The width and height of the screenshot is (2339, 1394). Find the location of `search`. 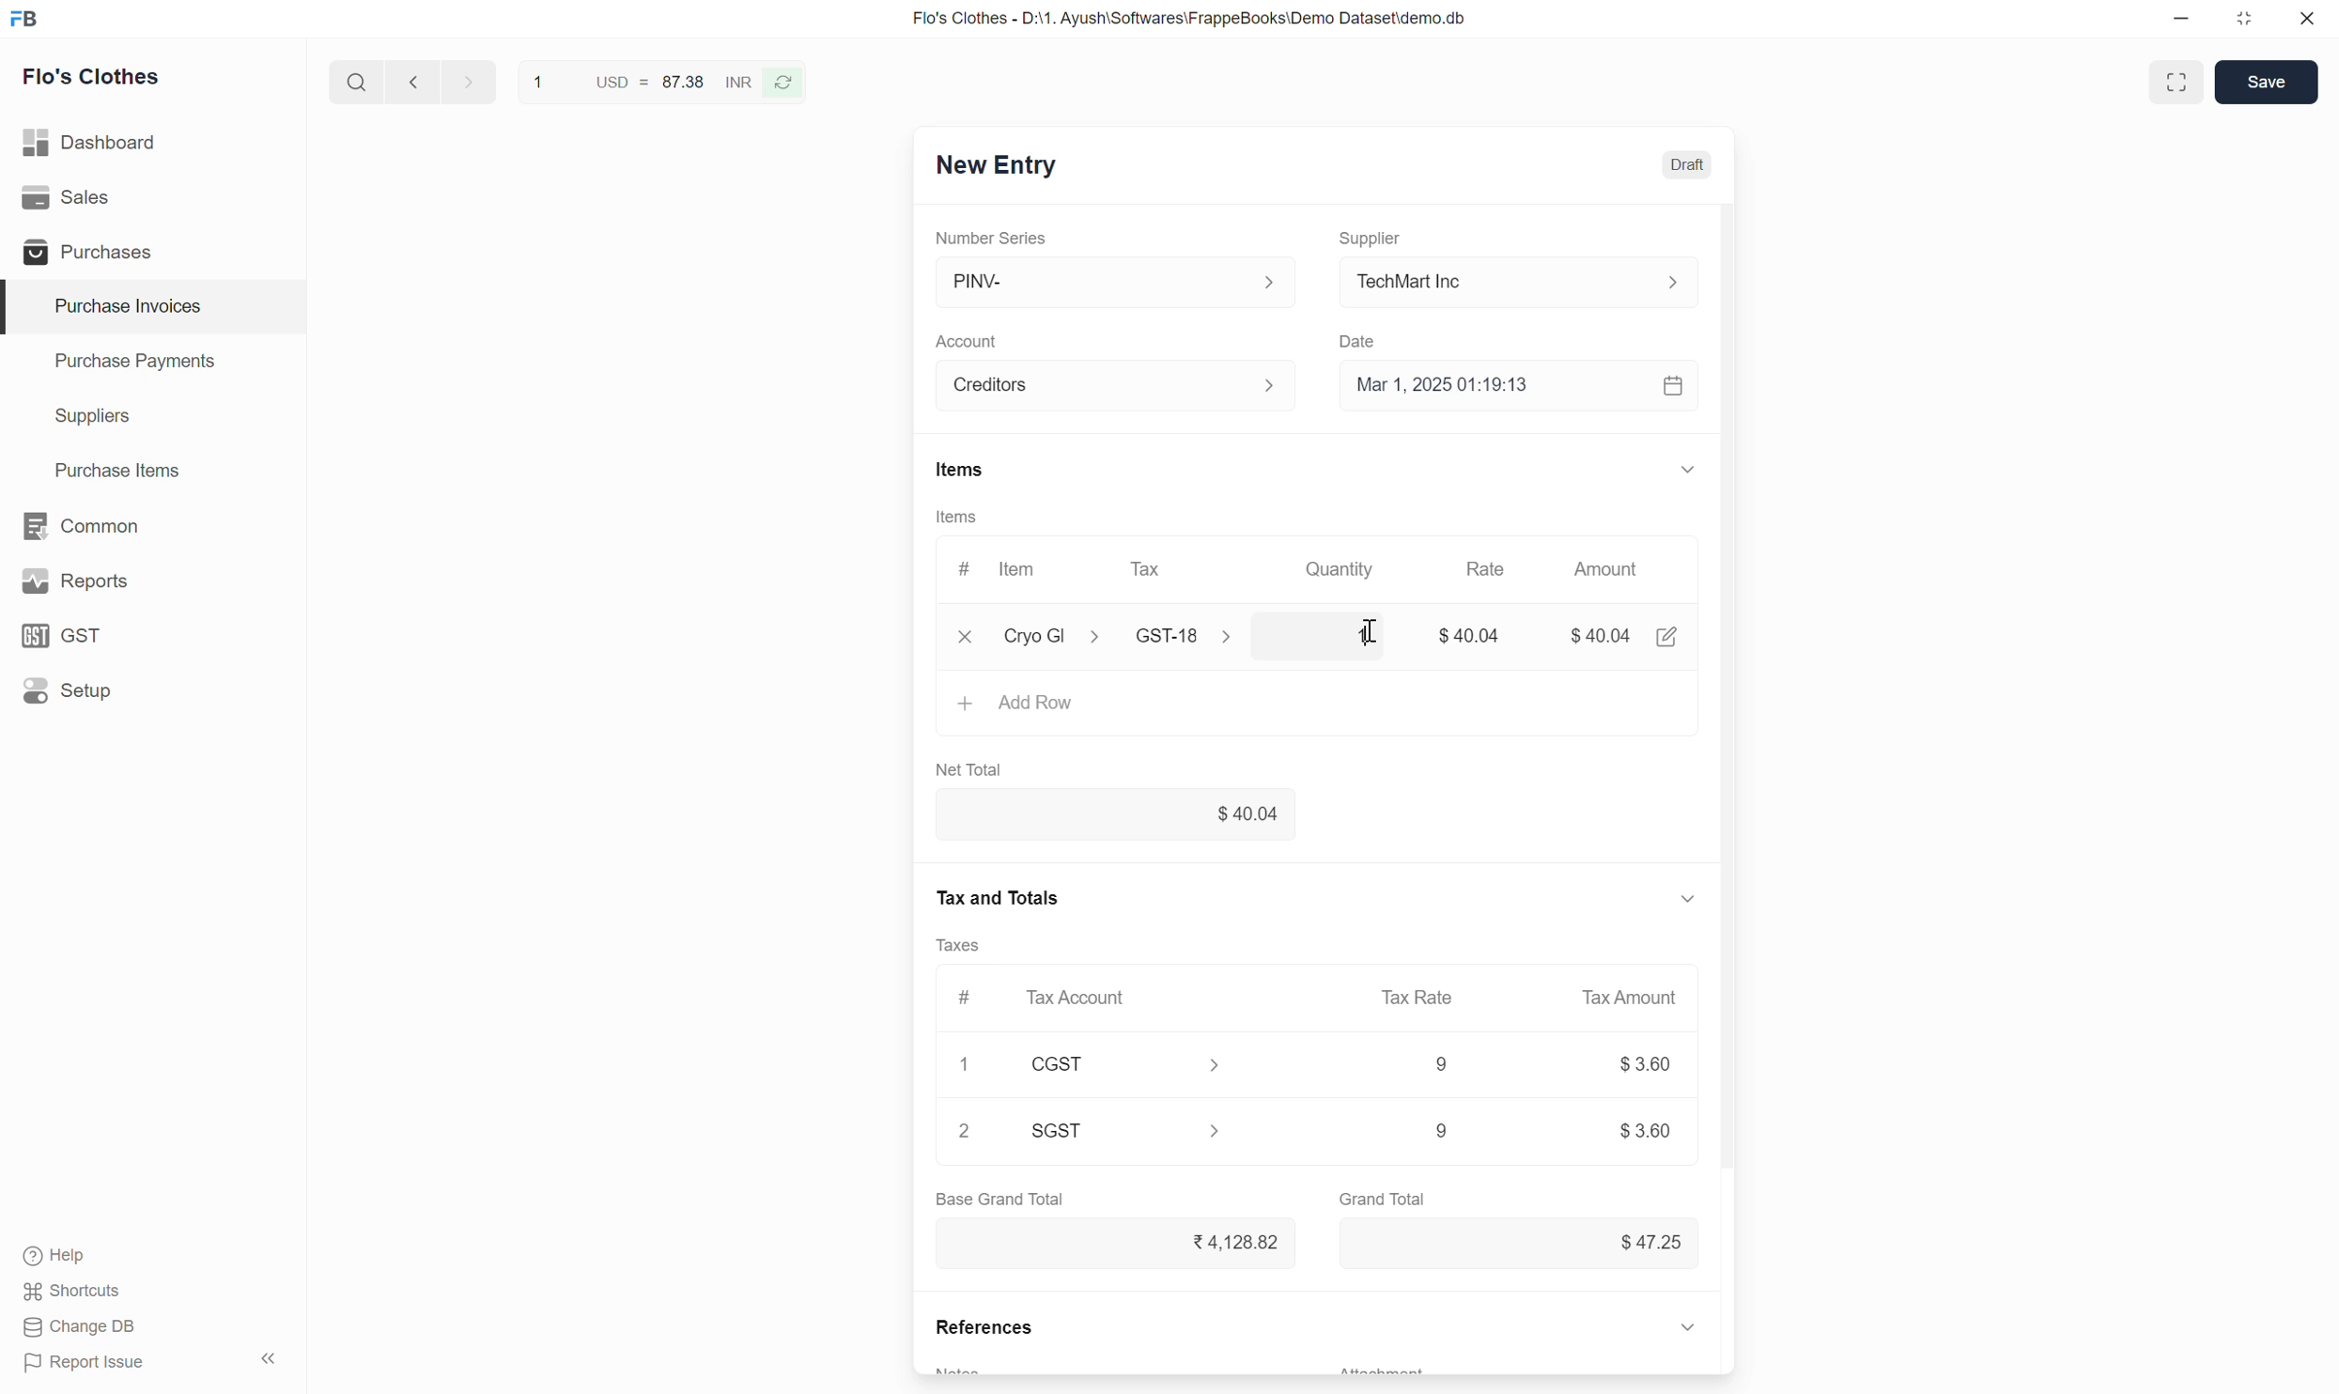

search is located at coordinates (354, 78).